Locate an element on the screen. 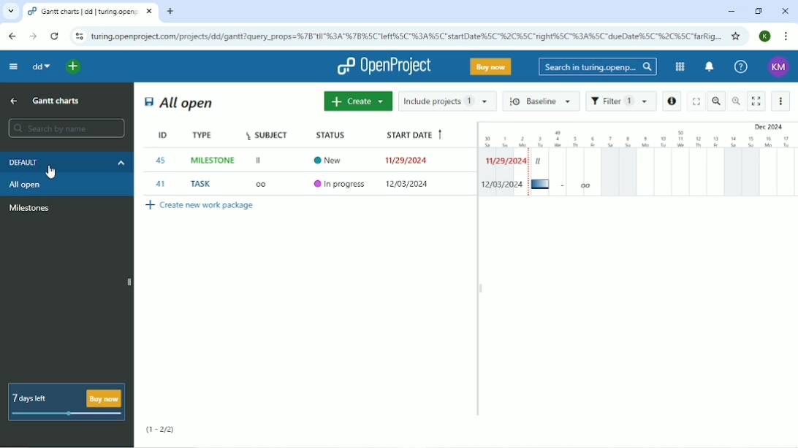 The height and width of the screenshot is (448, 798). Zoom Out is located at coordinates (718, 101).